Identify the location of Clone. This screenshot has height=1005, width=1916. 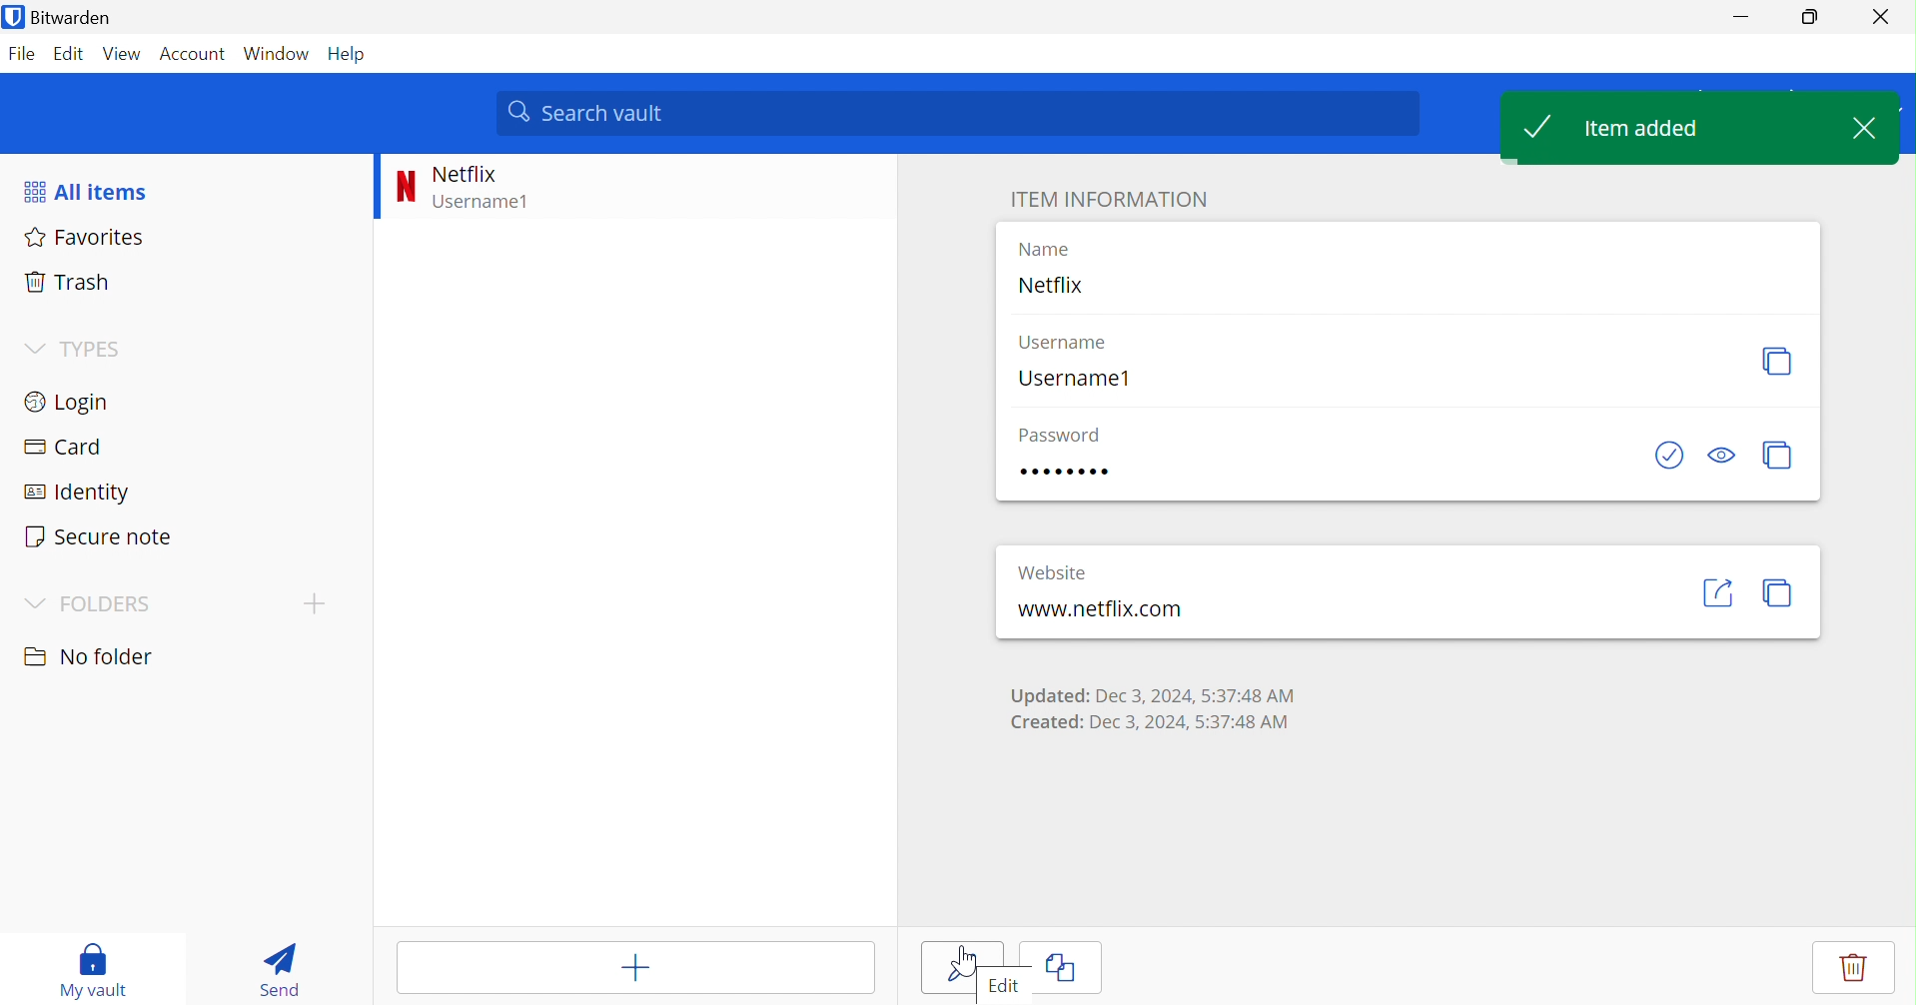
(1060, 967).